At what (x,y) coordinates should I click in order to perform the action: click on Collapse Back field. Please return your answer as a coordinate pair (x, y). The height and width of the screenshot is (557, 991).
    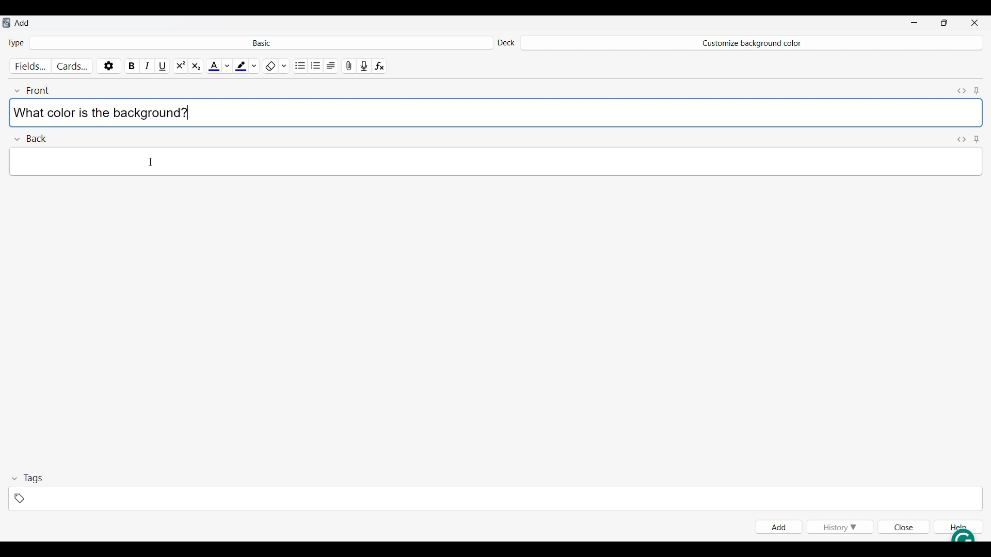
    Looking at the image, I should click on (31, 137).